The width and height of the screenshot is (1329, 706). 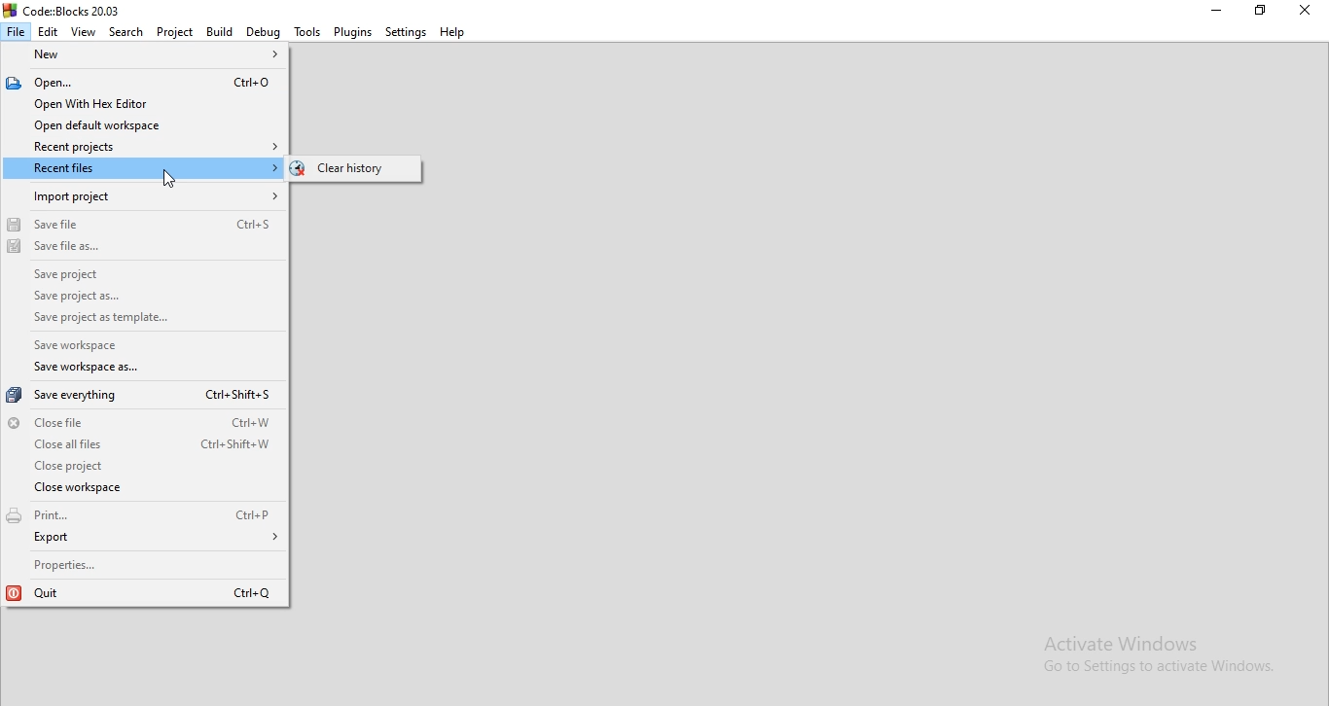 I want to click on View , so click(x=83, y=31).